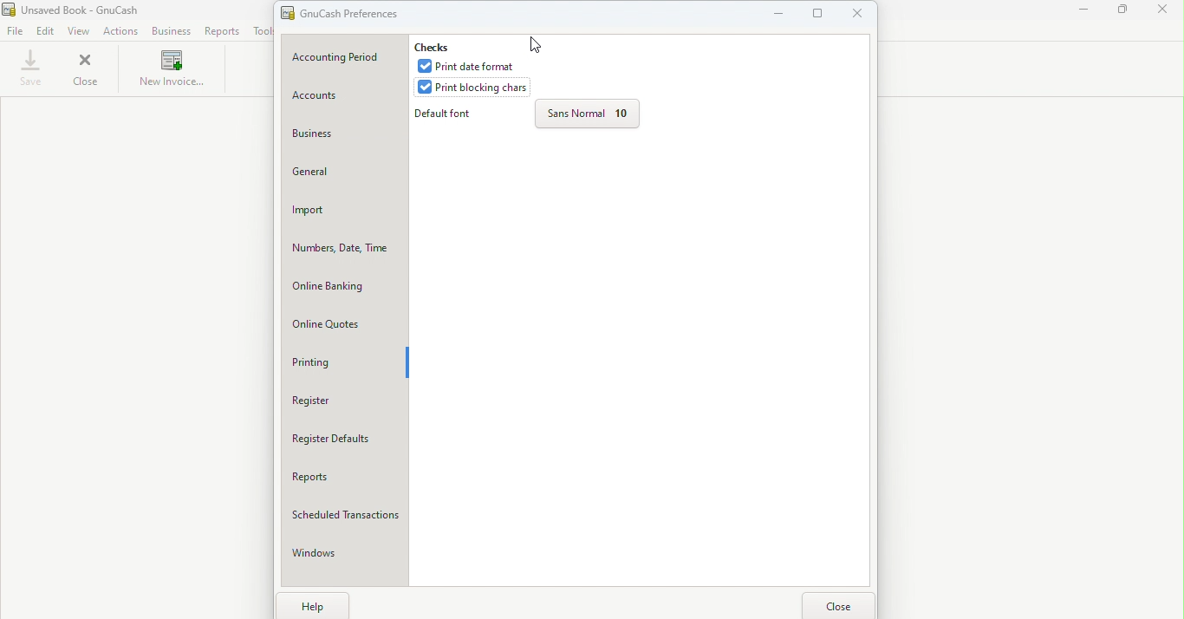  What do you see at coordinates (120, 31) in the screenshot?
I see `Actions` at bounding box center [120, 31].